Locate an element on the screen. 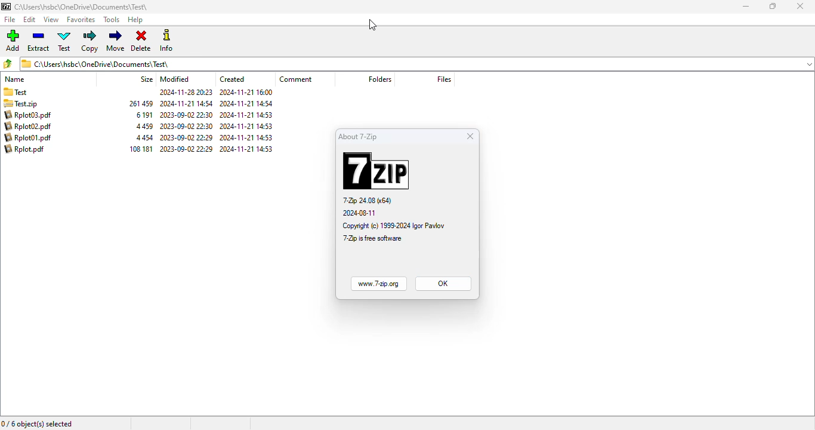  copy is located at coordinates (90, 41).